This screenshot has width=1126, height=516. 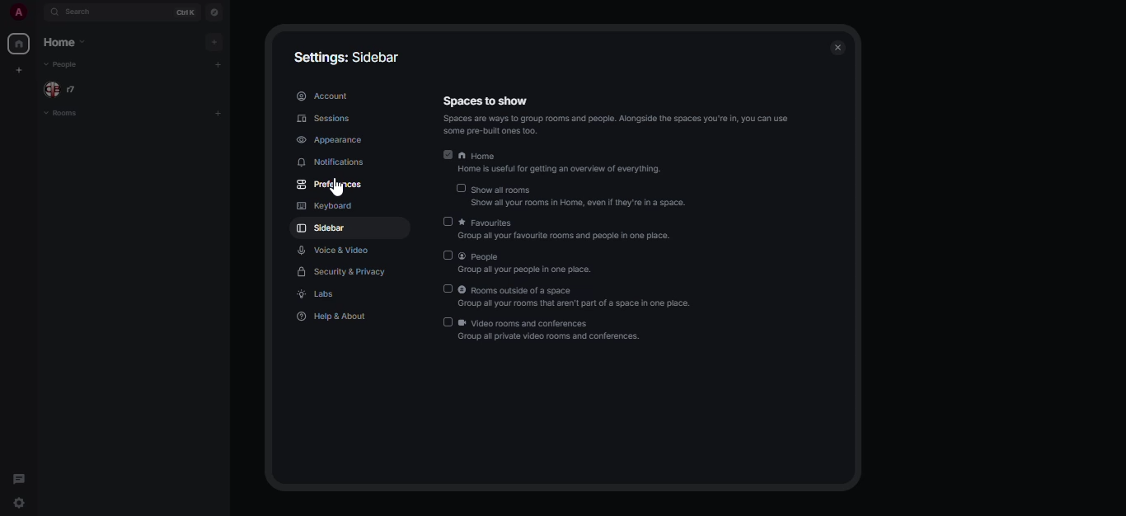 I want to click on sidebar, so click(x=322, y=229).